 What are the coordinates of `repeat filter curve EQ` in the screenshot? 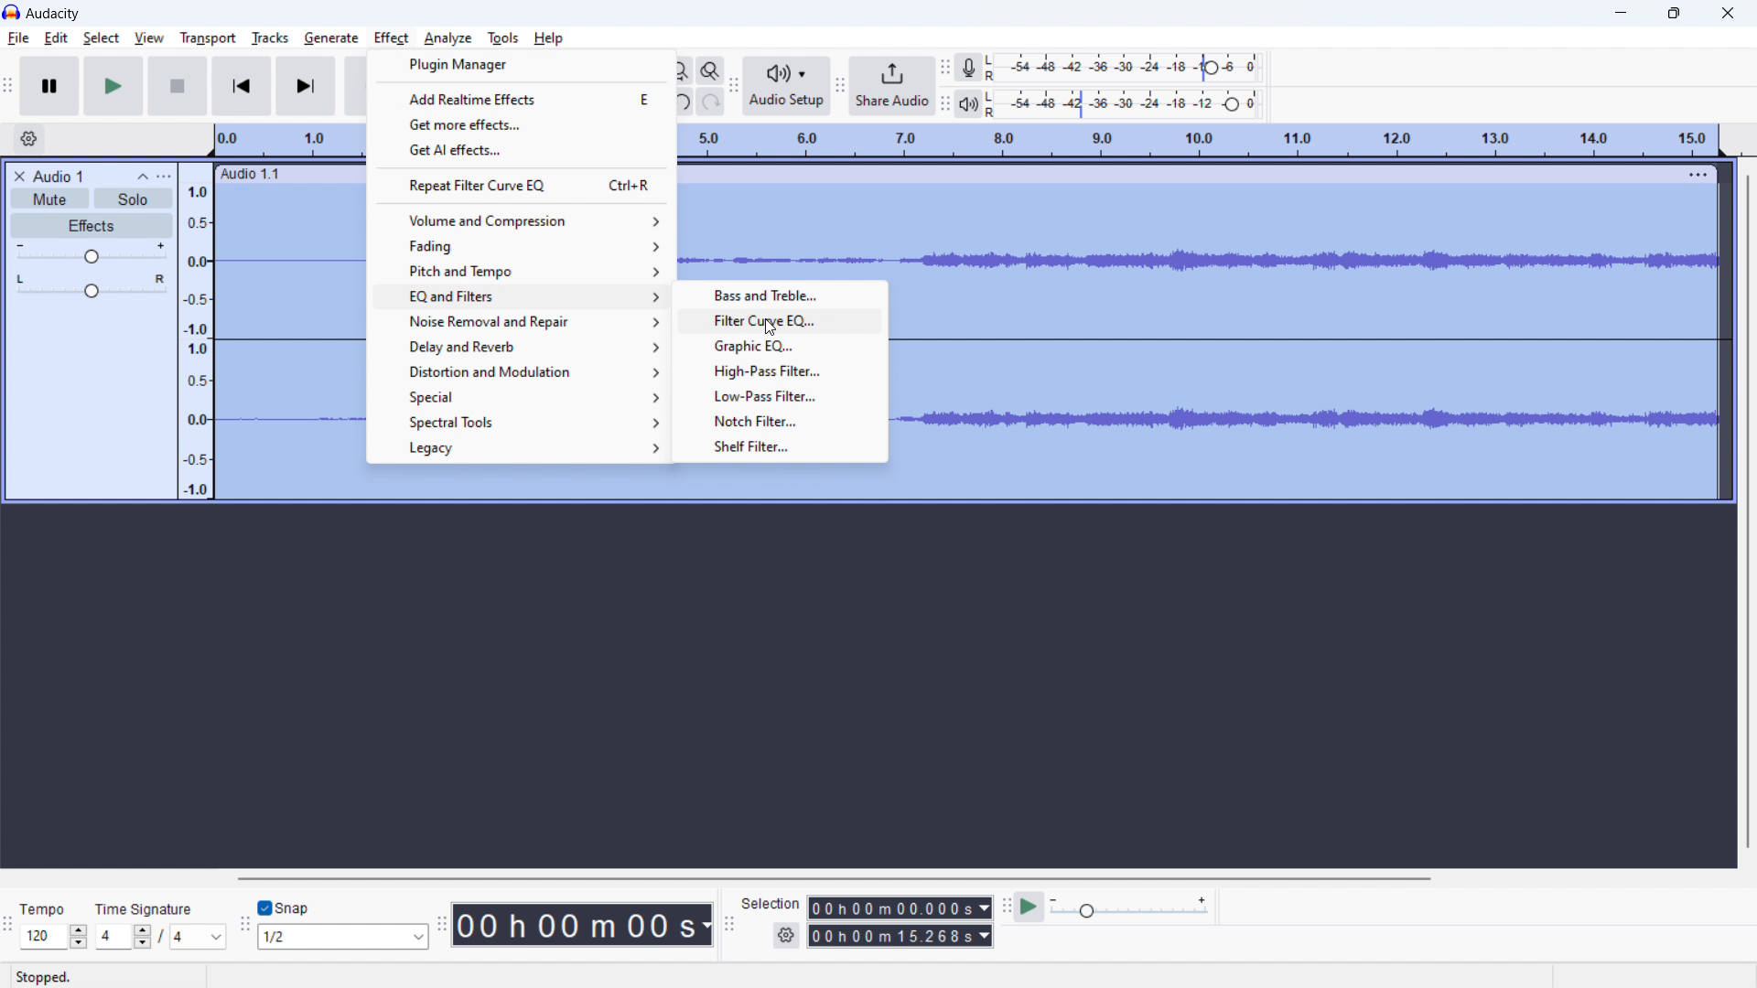 It's located at (522, 185).